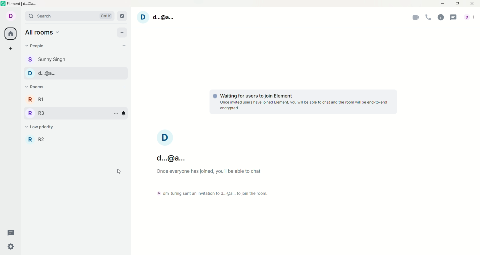  Describe the element at coordinates (11, 247) in the screenshot. I see `settings` at that location.